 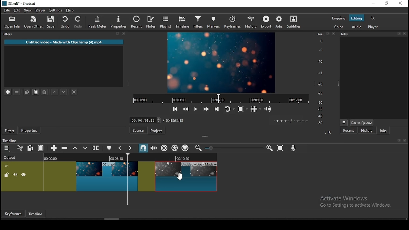 I want to click on cut, so click(x=20, y=148).